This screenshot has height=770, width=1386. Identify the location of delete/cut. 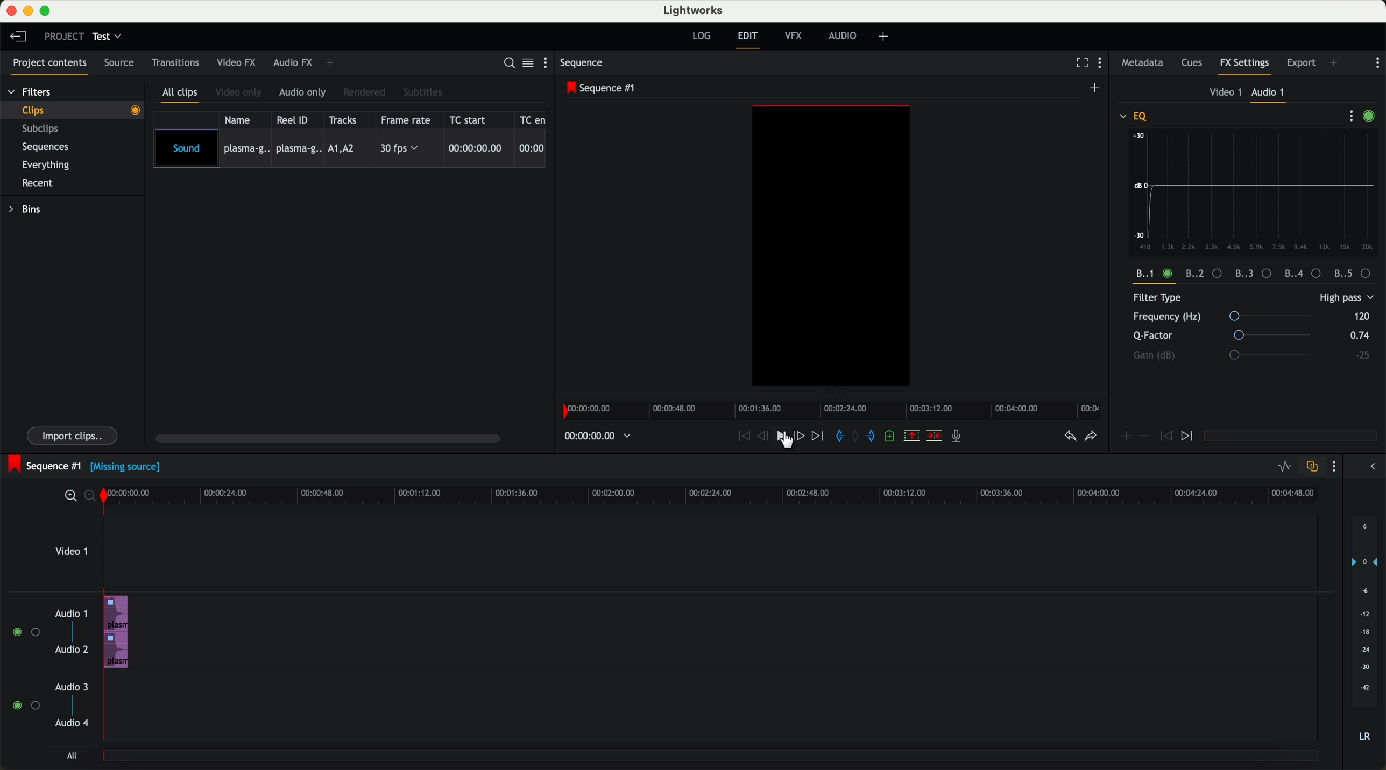
(933, 437).